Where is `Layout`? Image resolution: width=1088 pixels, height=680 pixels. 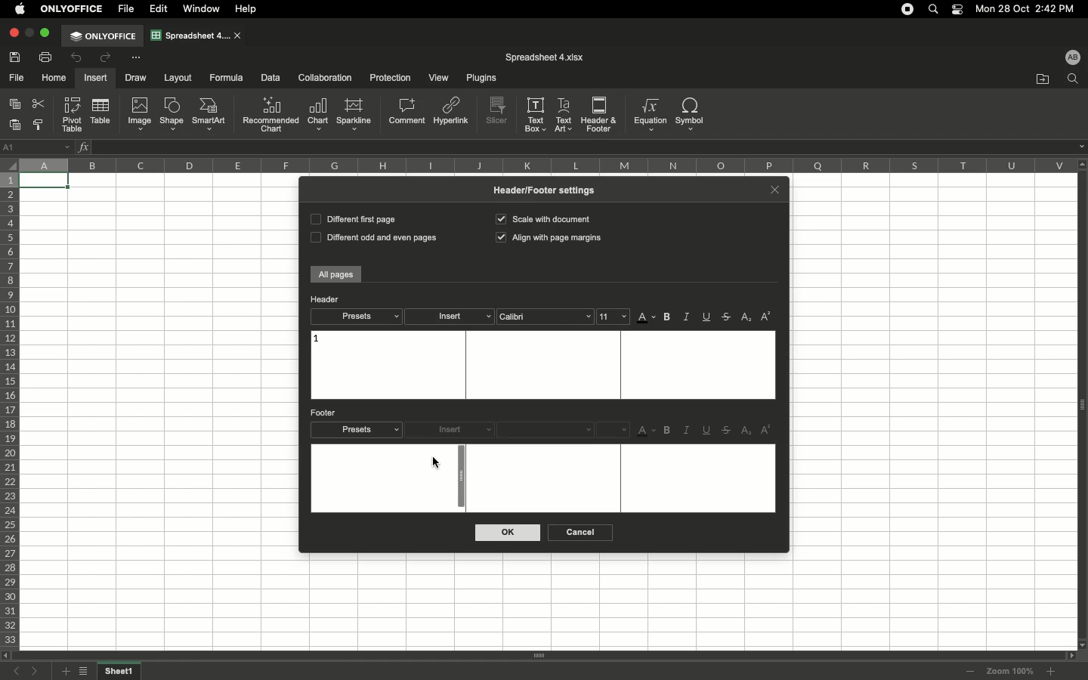 Layout is located at coordinates (178, 78).